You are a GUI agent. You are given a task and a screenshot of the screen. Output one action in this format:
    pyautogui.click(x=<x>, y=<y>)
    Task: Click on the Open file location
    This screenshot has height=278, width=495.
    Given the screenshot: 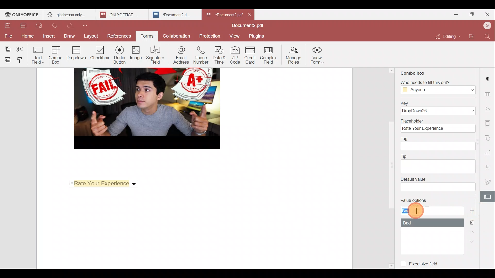 What is the action you would take?
    pyautogui.click(x=471, y=37)
    